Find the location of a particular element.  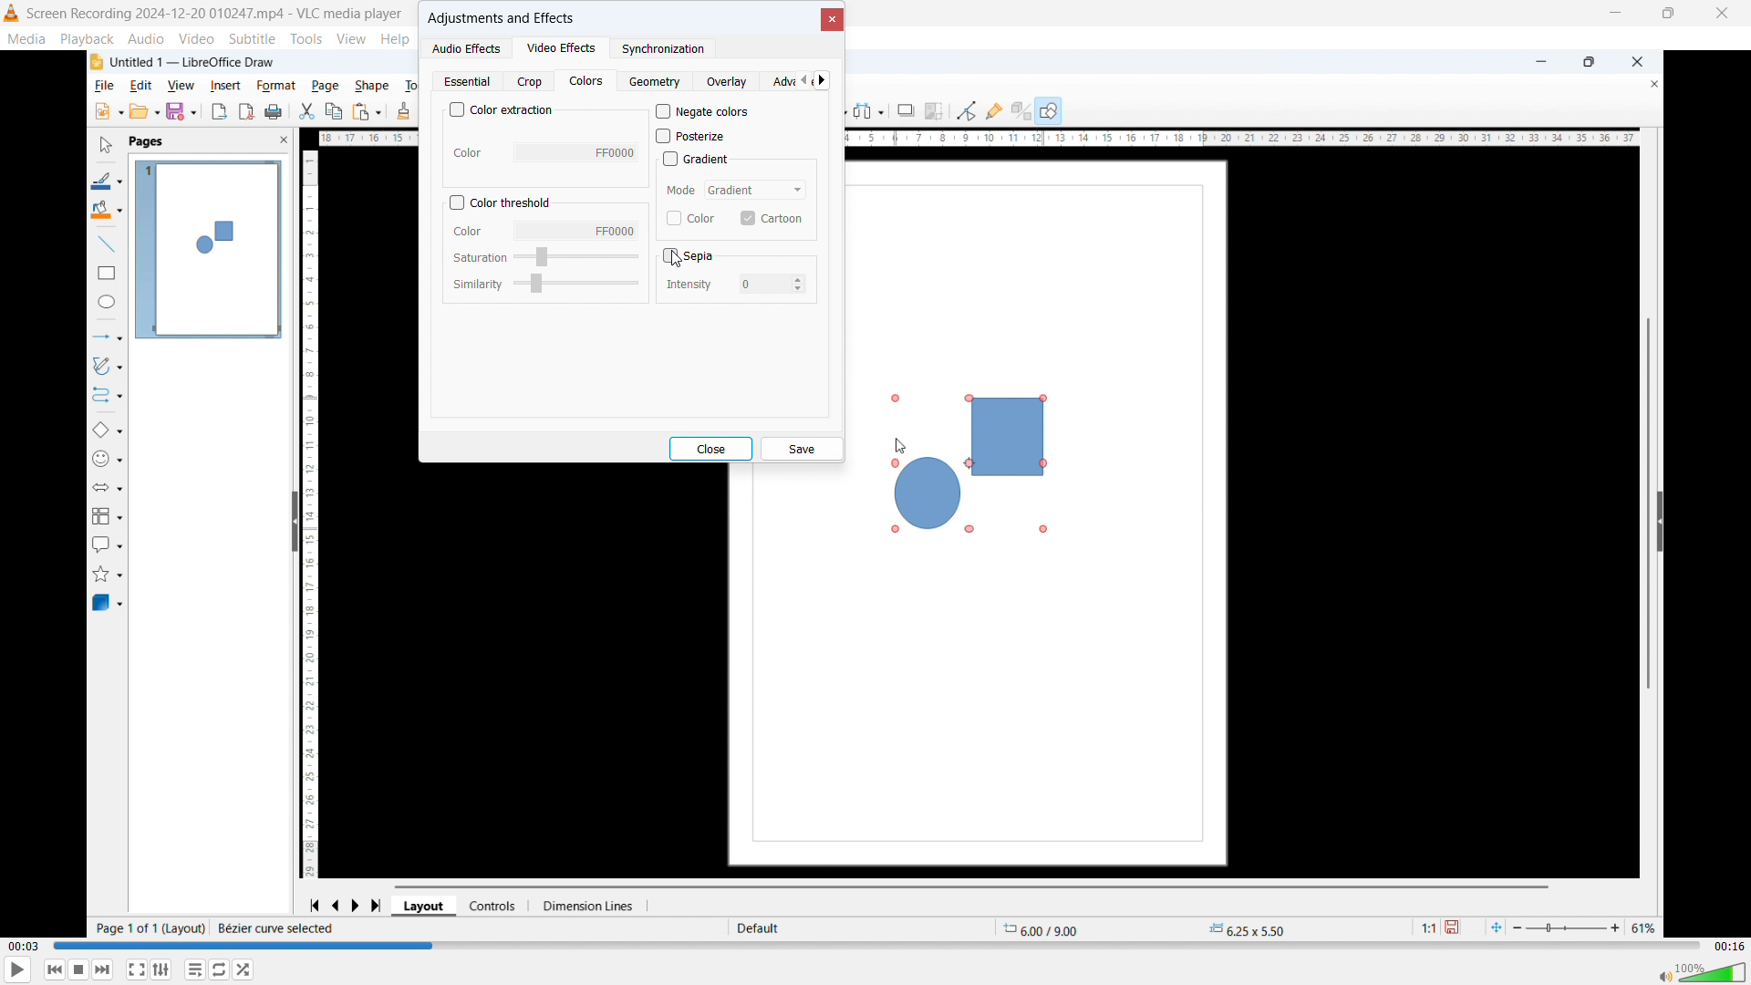

Colour is located at coordinates (467, 231).